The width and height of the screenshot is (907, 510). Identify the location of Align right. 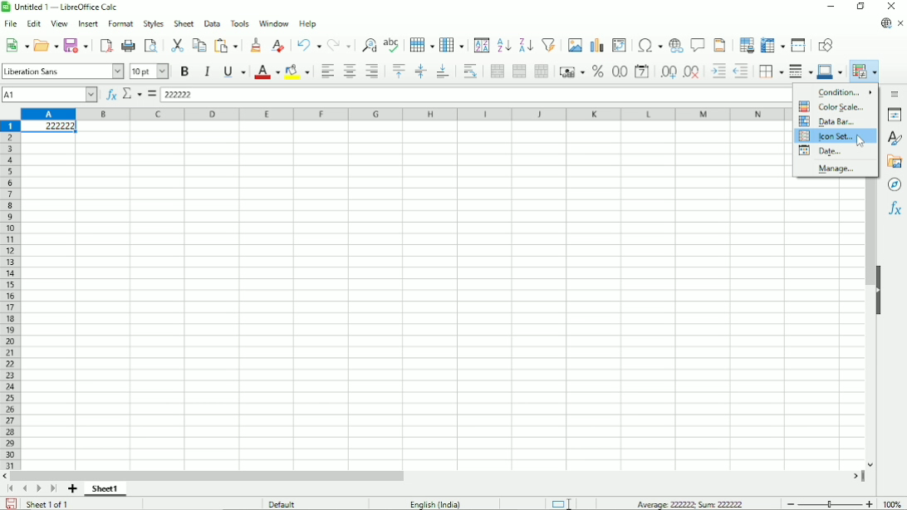
(375, 71).